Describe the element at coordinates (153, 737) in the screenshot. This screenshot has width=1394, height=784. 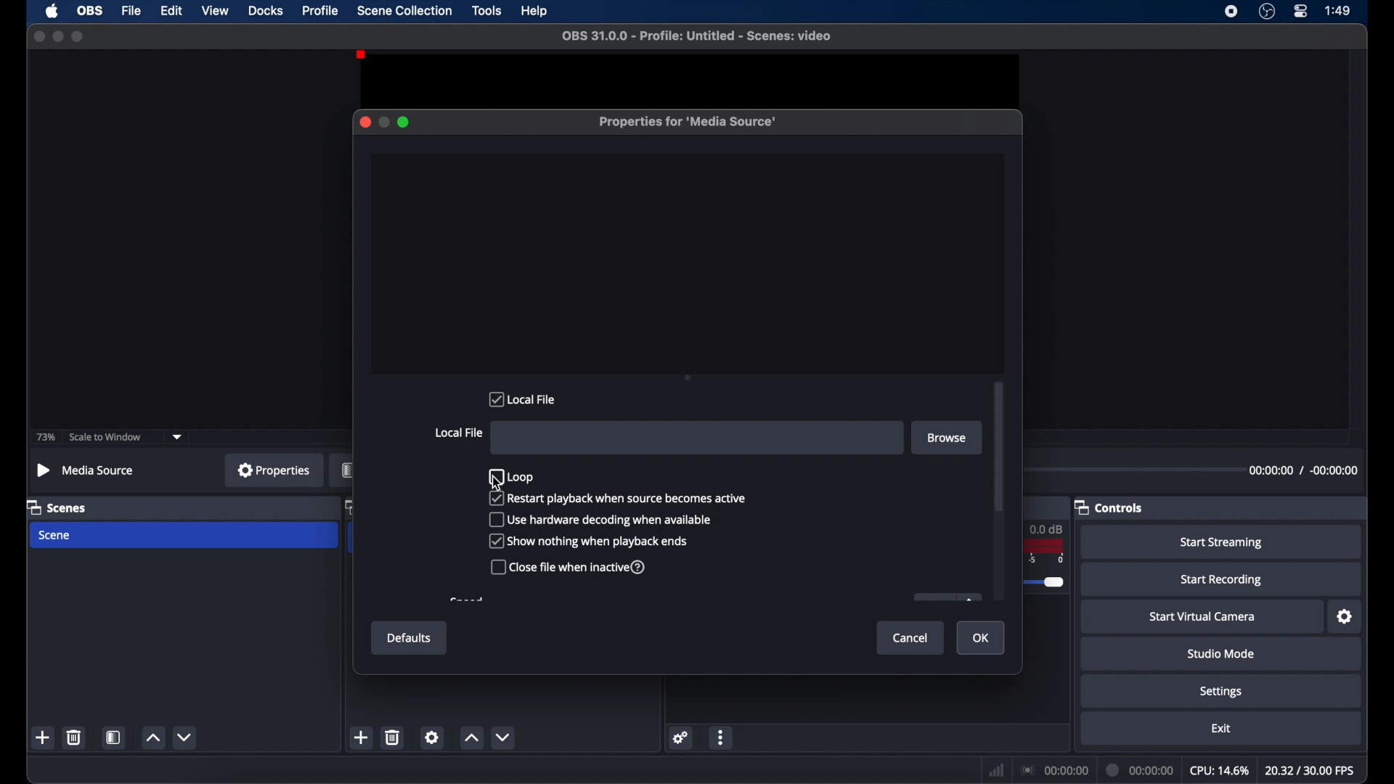
I see `increment` at that location.